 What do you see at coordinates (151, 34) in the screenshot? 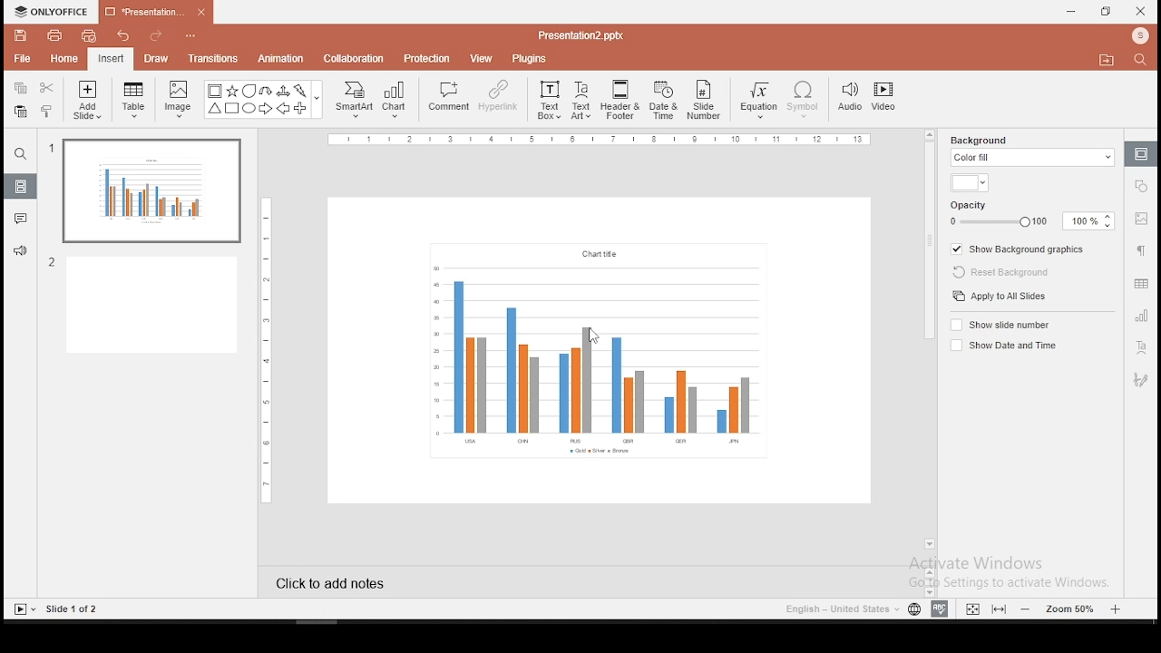
I see `redo` at bounding box center [151, 34].